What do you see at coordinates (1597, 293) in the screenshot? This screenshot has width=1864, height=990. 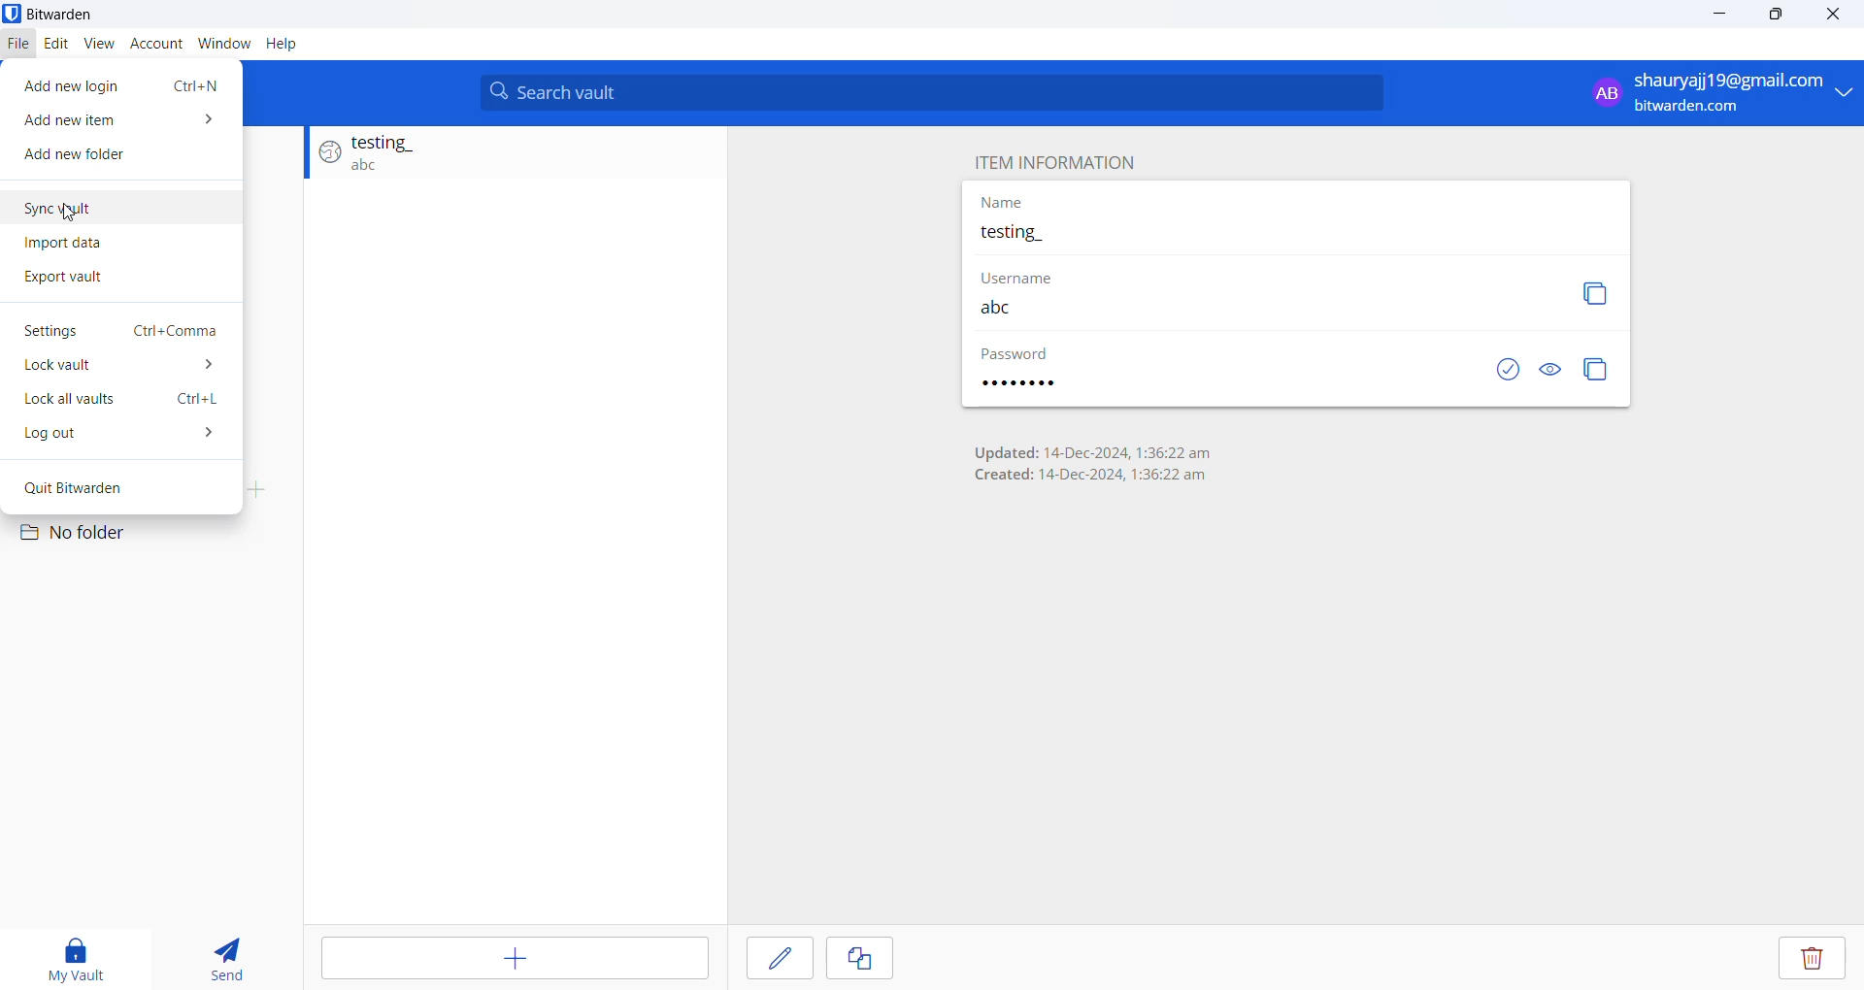 I see `Copy button` at bounding box center [1597, 293].